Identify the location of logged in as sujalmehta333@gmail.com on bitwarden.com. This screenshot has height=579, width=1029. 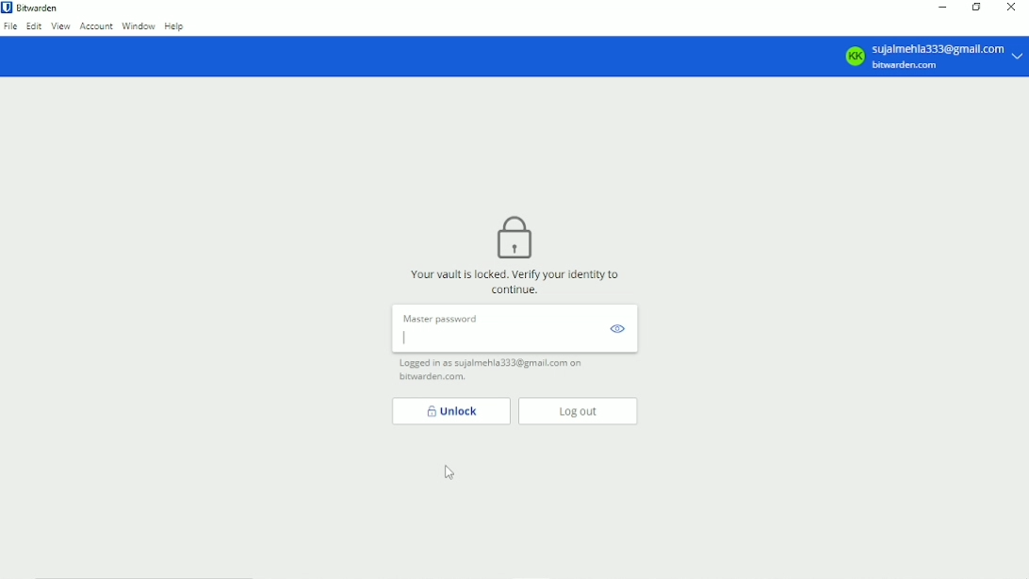
(497, 371).